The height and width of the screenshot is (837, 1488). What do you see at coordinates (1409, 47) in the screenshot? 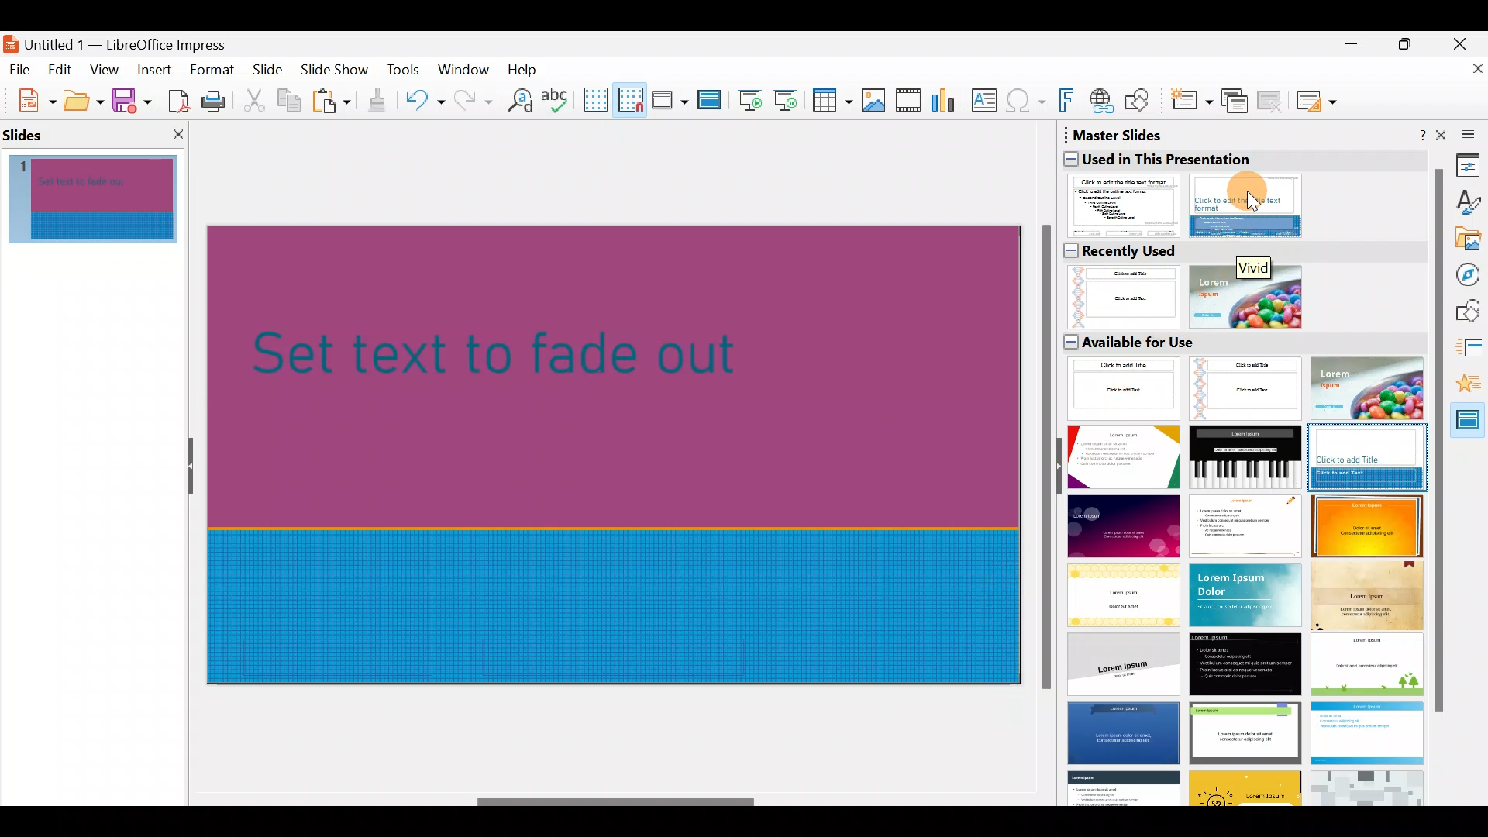
I see `Maximise` at bounding box center [1409, 47].